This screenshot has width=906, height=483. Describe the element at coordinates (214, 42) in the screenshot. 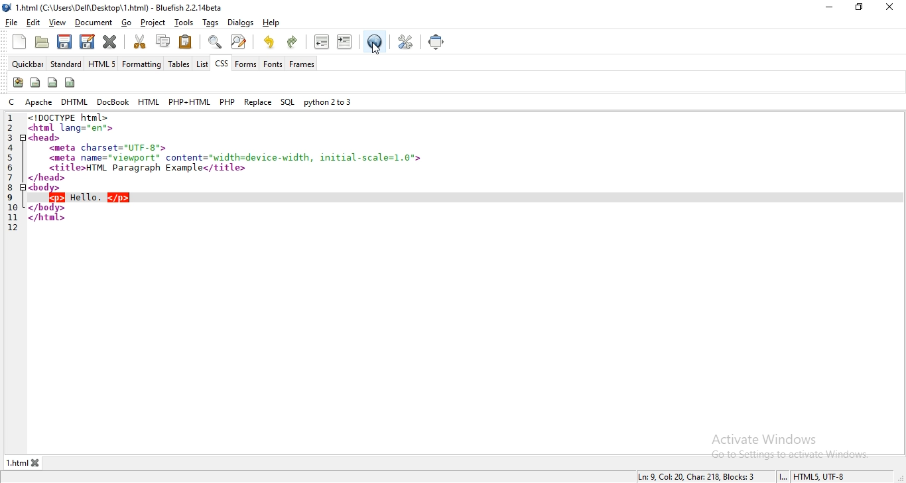

I see `show find bar` at that location.